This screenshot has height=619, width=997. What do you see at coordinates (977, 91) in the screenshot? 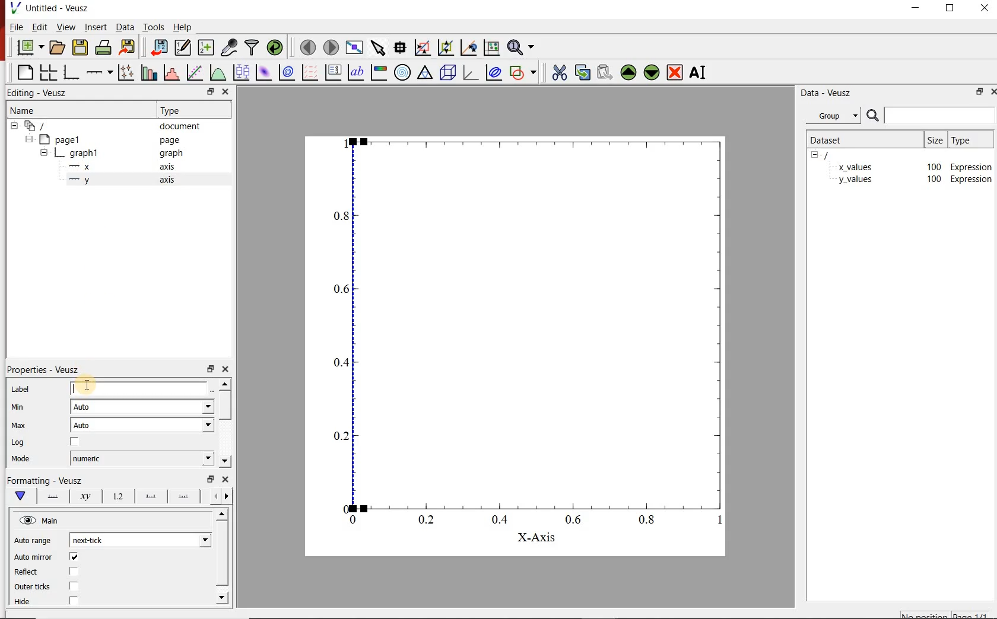
I see `restore down` at bounding box center [977, 91].